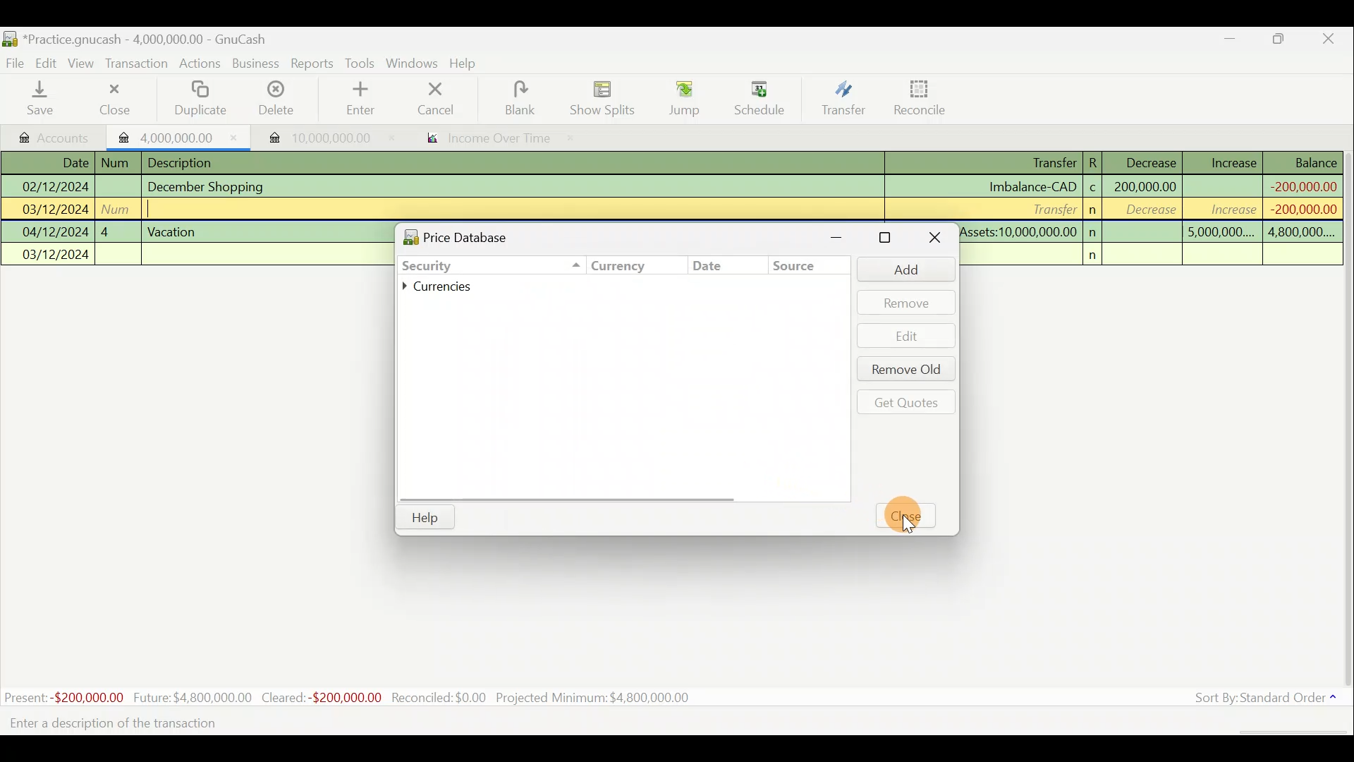 Image resolution: width=1354 pixels, height=762 pixels. Describe the element at coordinates (932, 239) in the screenshot. I see `Close` at that location.